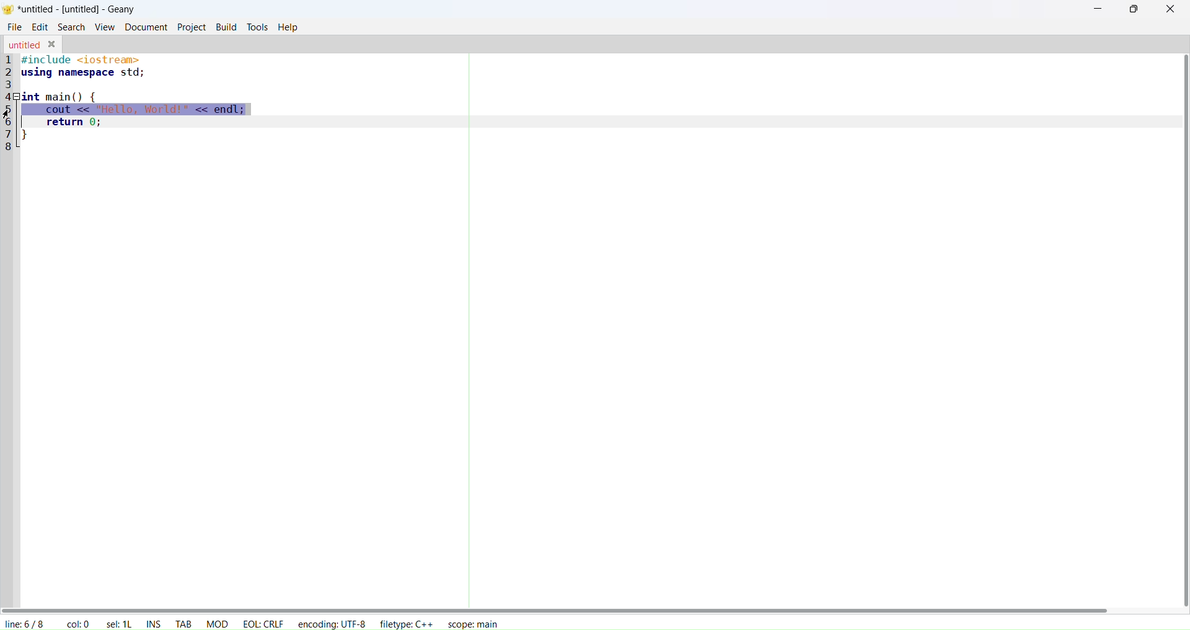 This screenshot has width=1190, height=630. I want to click on cursor, so click(8, 114).